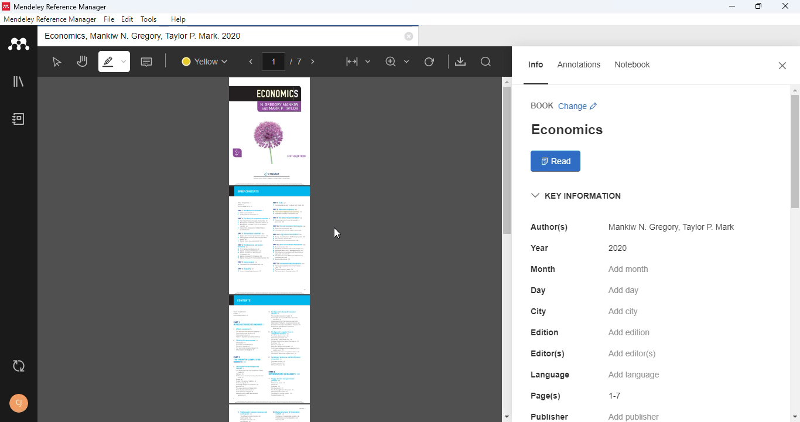 This screenshot has width=800, height=422. I want to click on economics, so click(566, 130).